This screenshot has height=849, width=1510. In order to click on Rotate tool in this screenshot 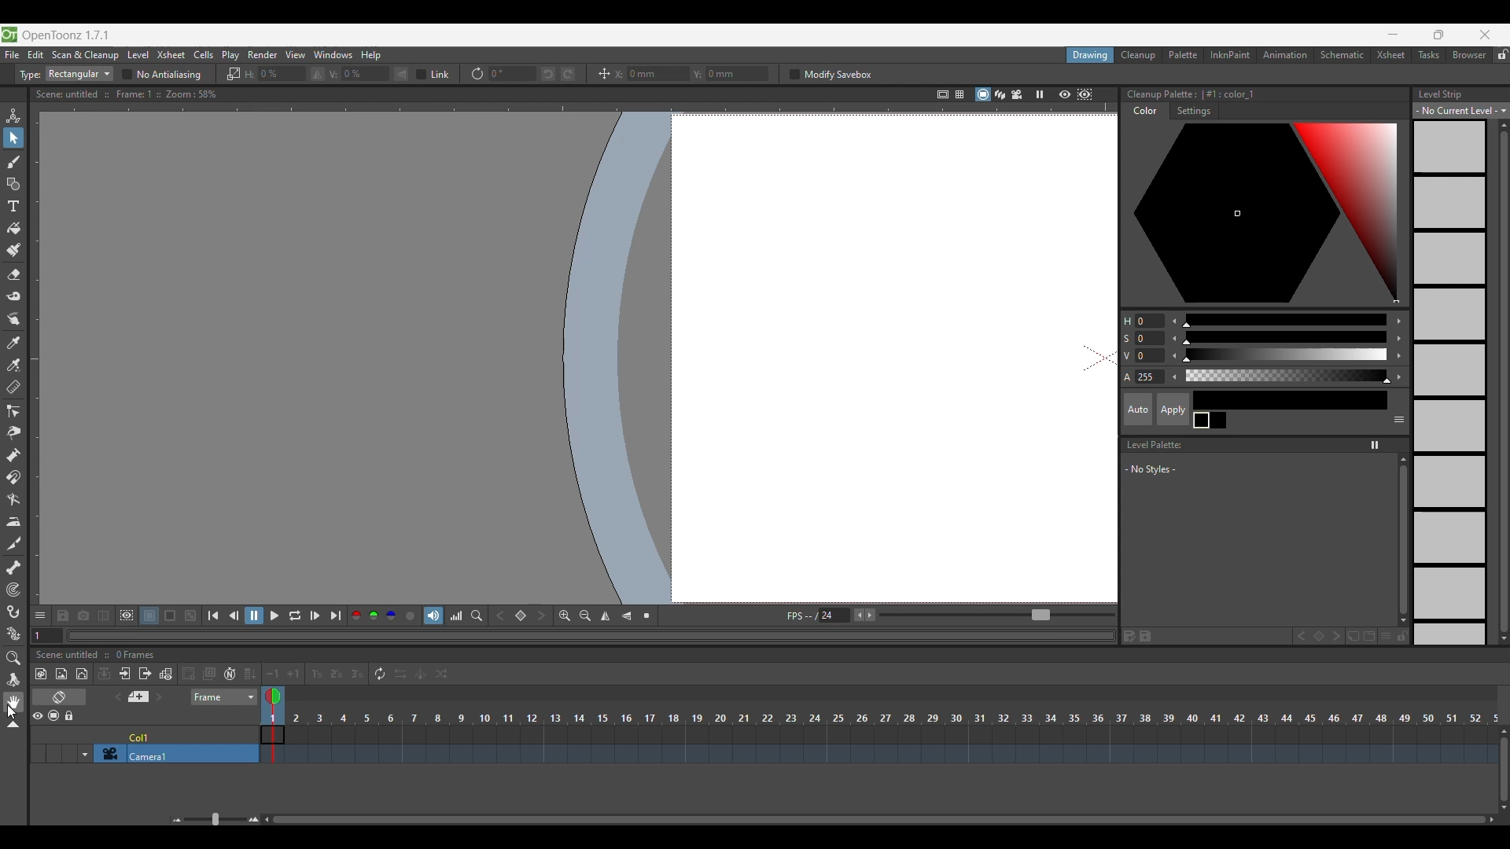, I will do `click(13, 680)`.